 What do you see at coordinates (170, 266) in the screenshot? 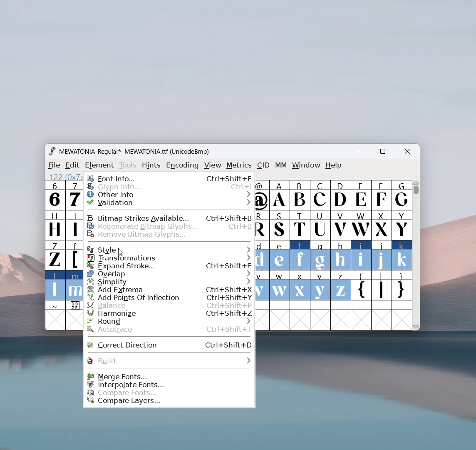
I see `expand stroke` at bounding box center [170, 266].